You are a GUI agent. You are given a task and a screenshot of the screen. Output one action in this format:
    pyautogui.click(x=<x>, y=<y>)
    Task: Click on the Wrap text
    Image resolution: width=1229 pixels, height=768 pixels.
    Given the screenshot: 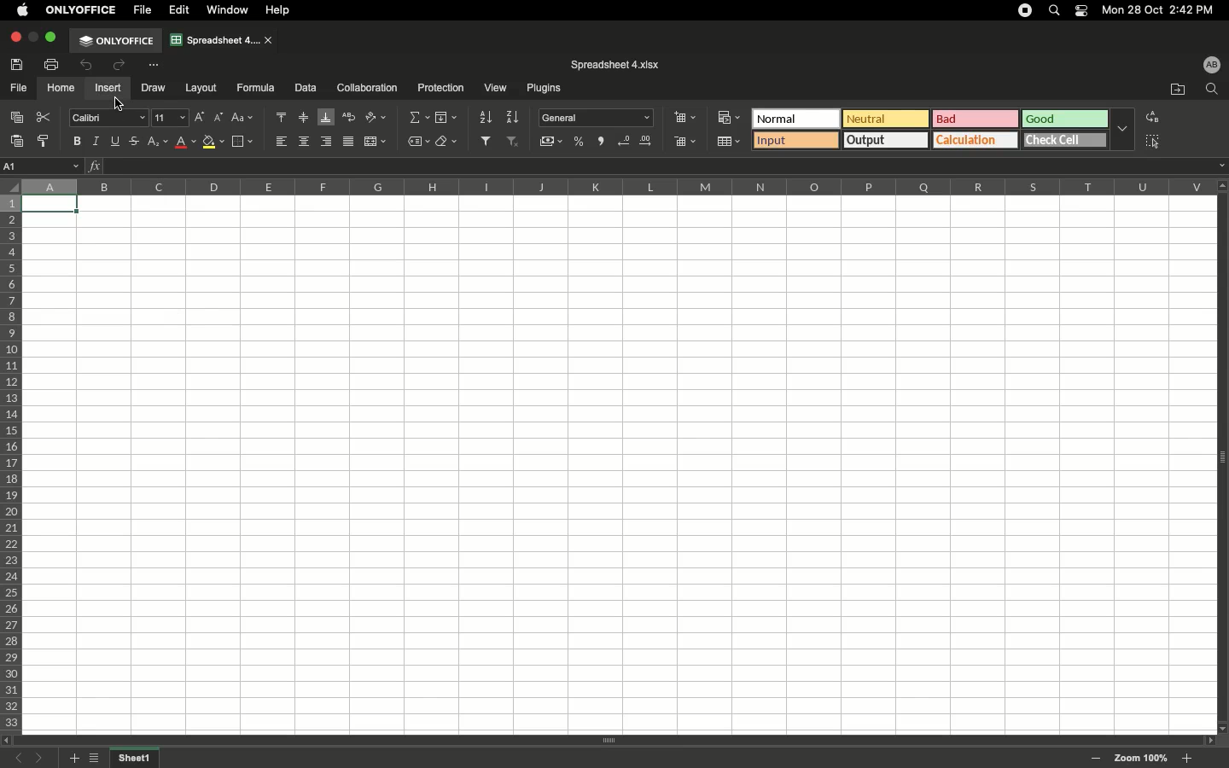 What is the action you would take?
    pyautogui.click(x=350, y=117)
    